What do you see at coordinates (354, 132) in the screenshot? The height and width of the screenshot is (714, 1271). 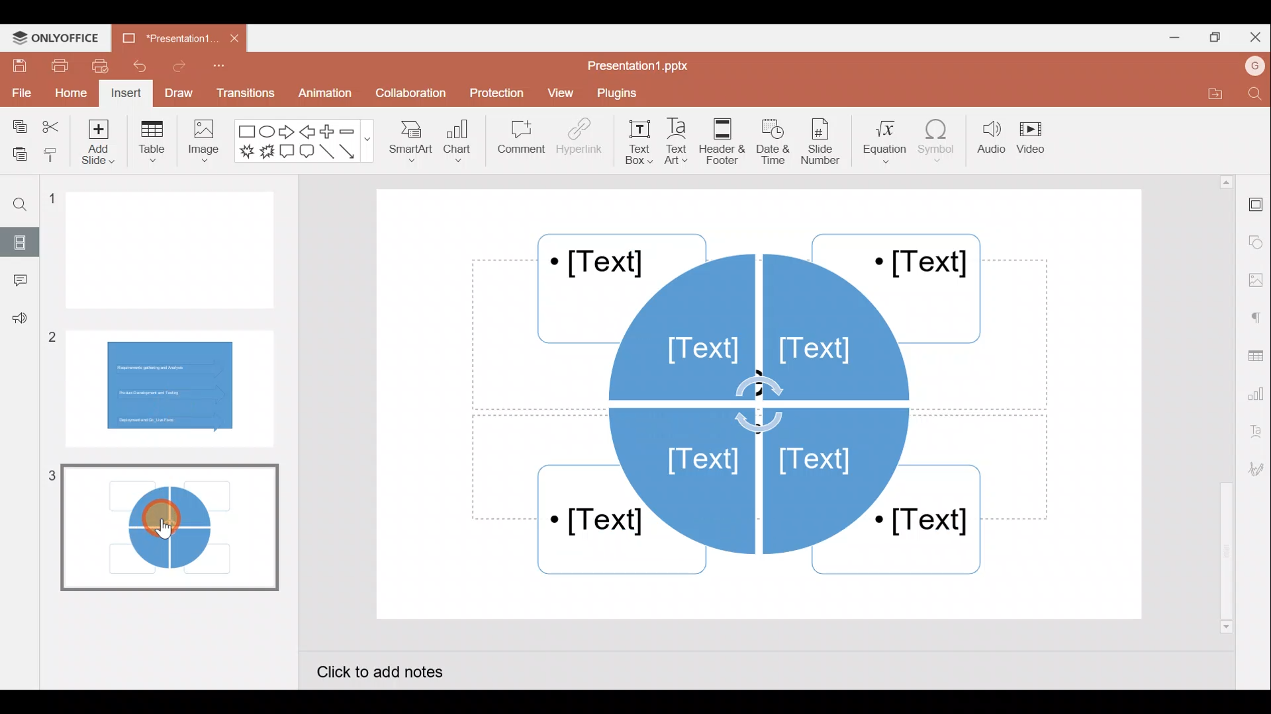 I see `Minus` at bounding box center [354, 132].